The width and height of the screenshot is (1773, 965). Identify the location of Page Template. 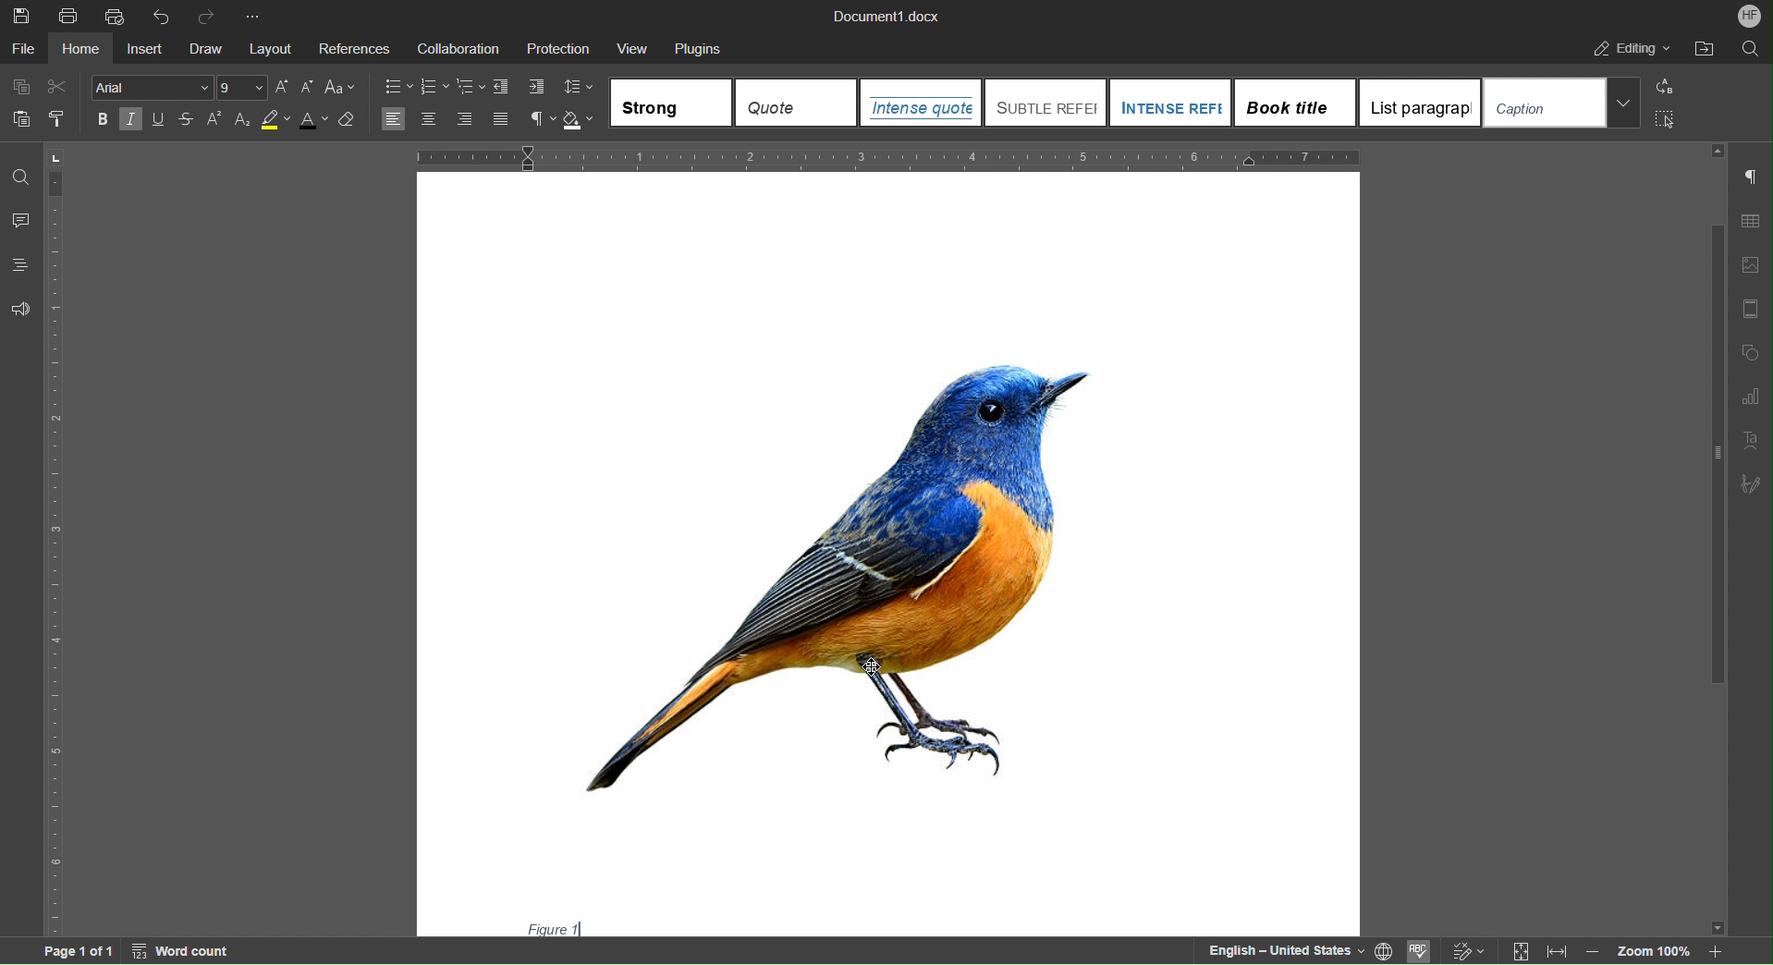
(1751, 305).